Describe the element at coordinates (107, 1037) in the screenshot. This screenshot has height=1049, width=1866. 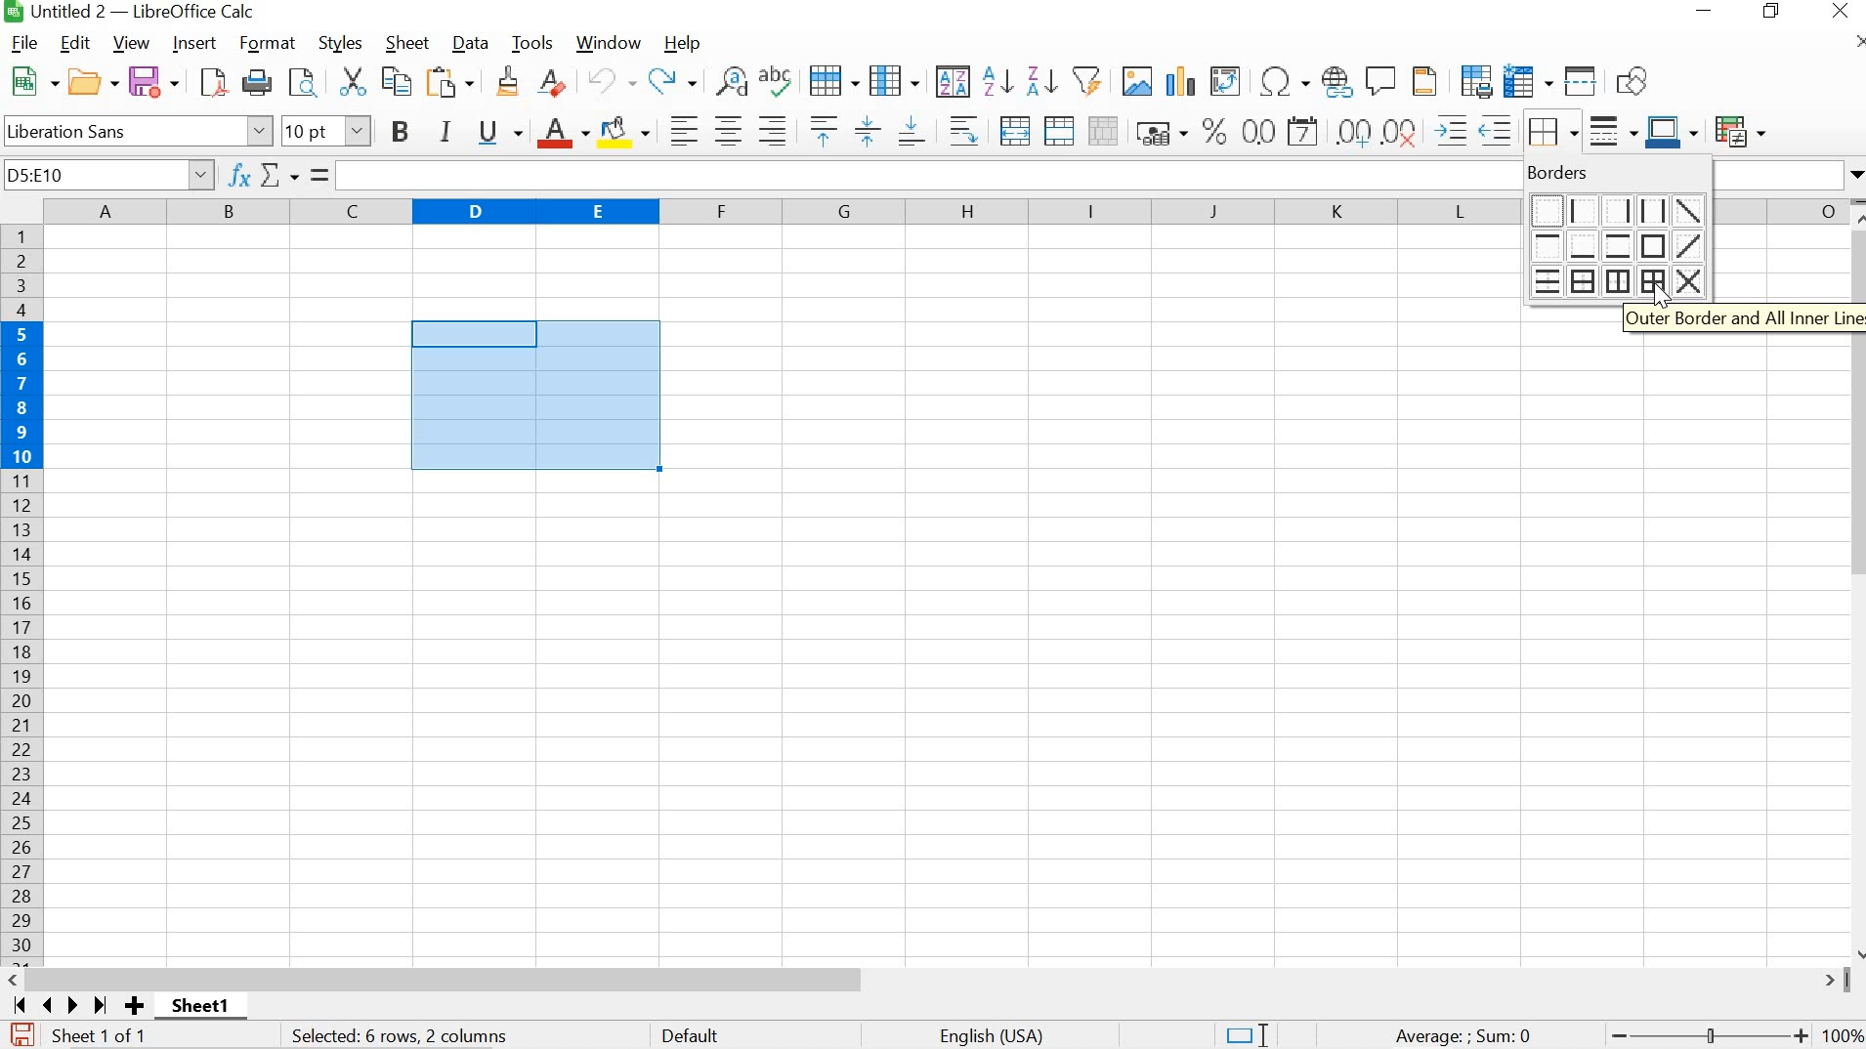
I see `SHEET 1 OF 1` at that location.